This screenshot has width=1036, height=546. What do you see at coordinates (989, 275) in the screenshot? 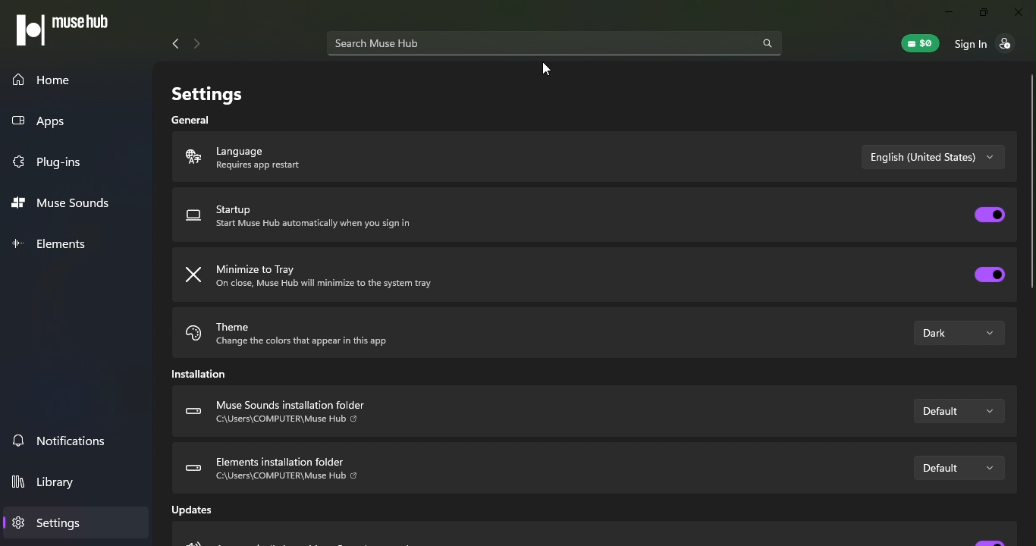
I see `Toggle minimize to tray` at bounding box center [989, 275].